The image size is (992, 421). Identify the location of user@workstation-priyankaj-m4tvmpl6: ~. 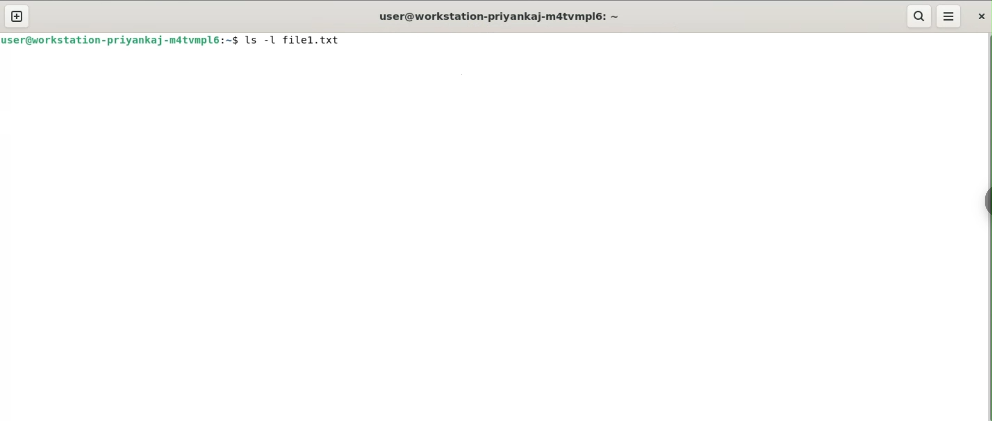
(498, 18).